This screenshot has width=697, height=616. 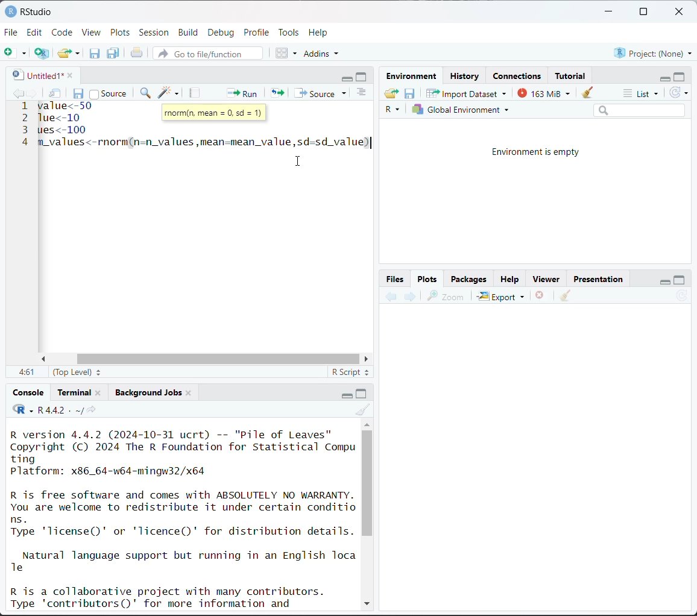 What do you see at coordinates (320, 32) in the screenshot?
I see `Help` at bounding box center [320, 32].